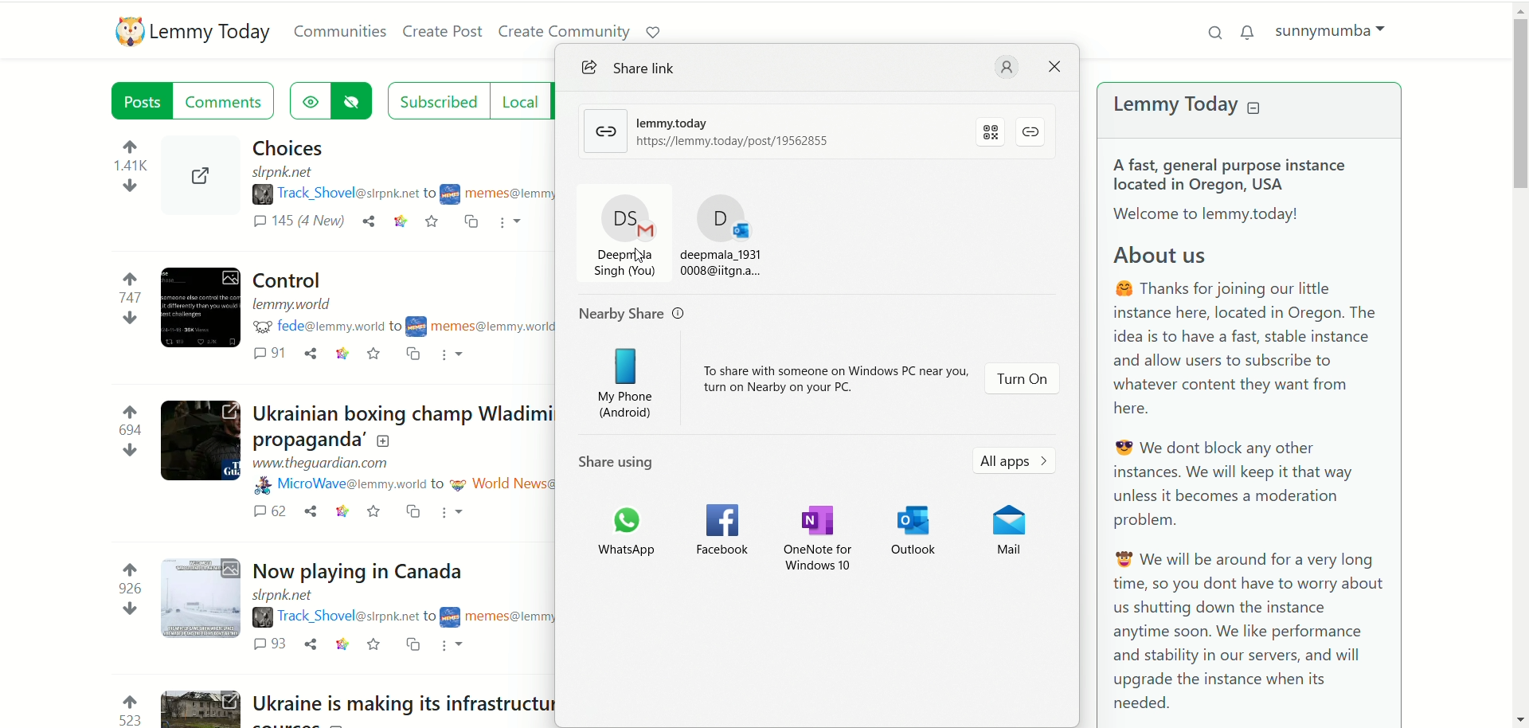 Image resolution: width=1529 pixels, height=728 pixels. Describe the element at coordinates (1208, 33) in the screenshot. I see `search` at that location.